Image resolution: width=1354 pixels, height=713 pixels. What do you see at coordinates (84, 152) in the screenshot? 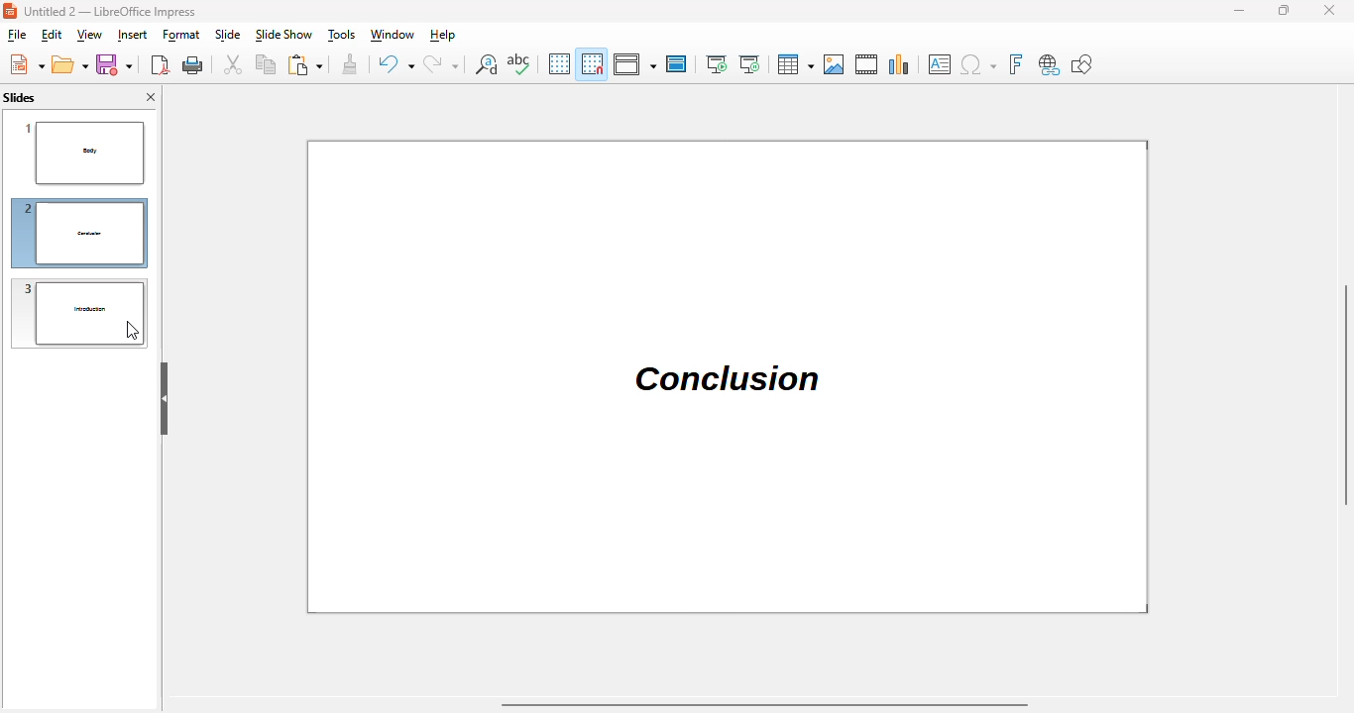
I see `slide 1` at bounding box center [84, 152].